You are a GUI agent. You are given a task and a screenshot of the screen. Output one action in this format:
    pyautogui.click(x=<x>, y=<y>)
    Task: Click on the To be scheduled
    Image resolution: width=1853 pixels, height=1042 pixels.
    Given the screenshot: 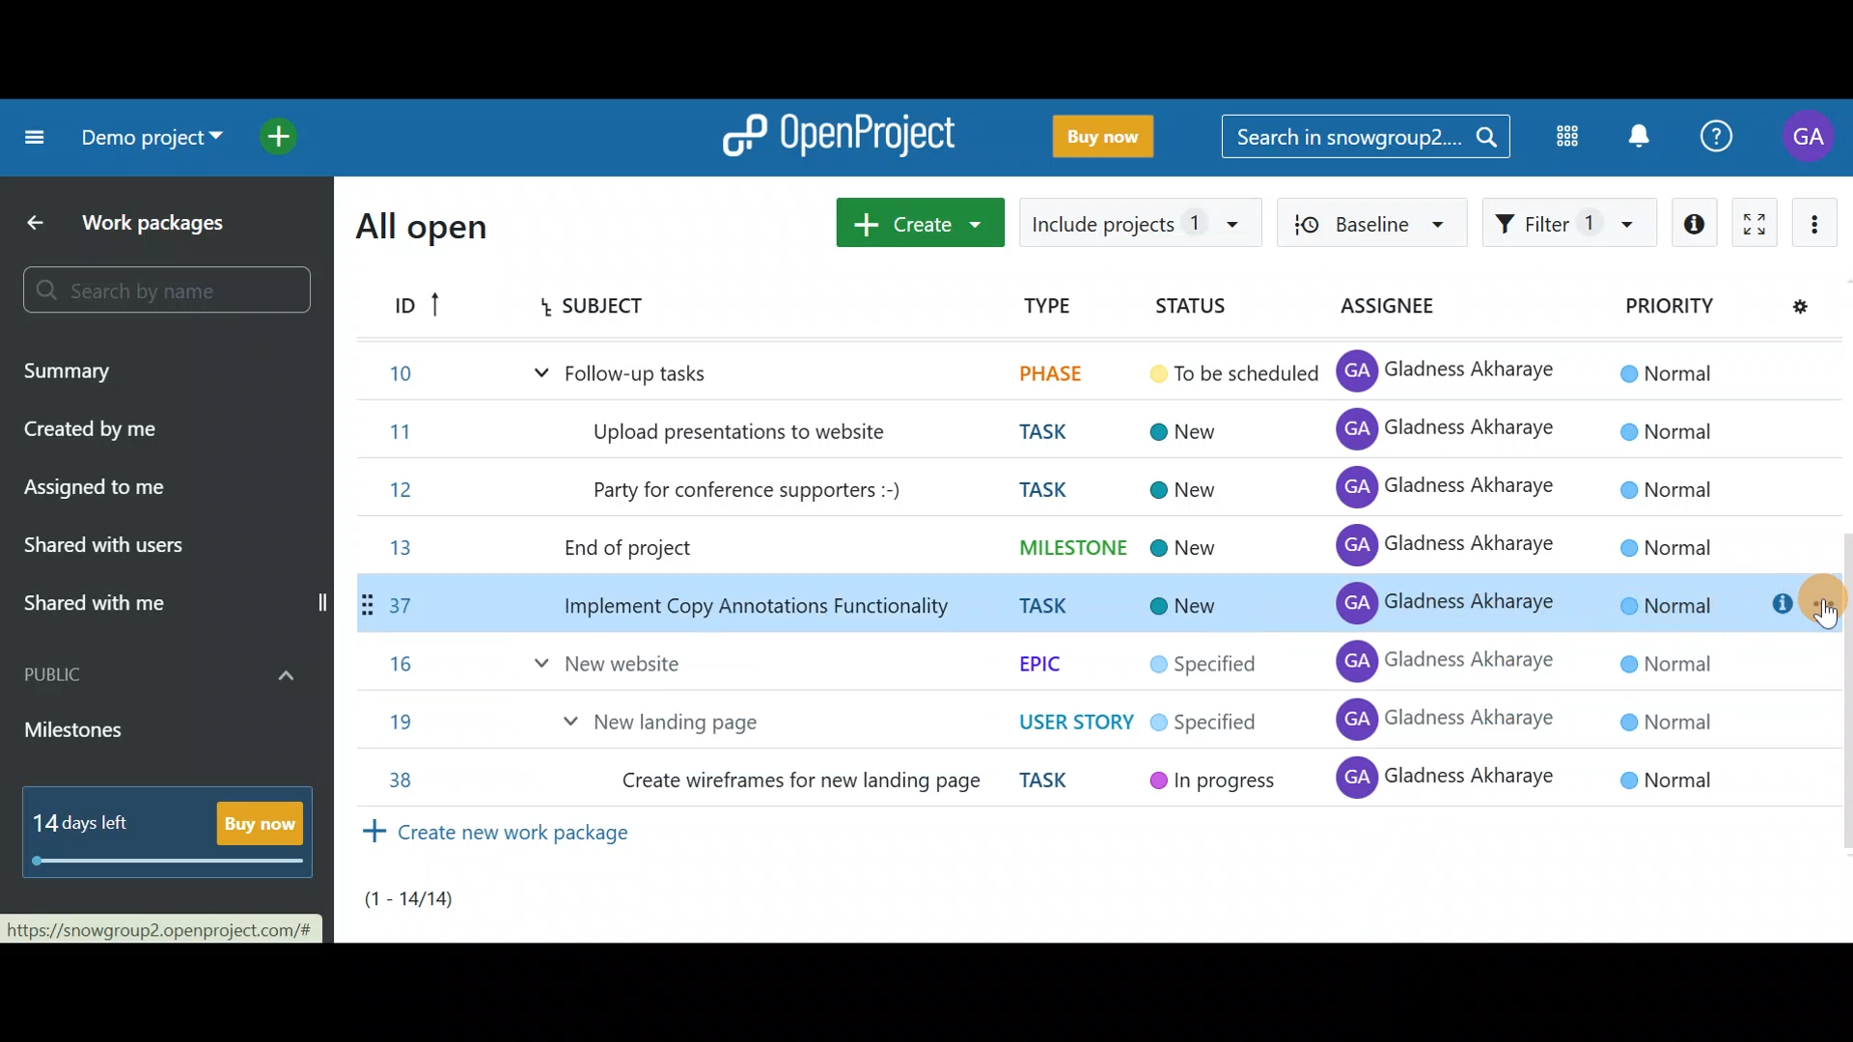 What is the action you would take?
    pyautogui.click(x=1231, y=372)
    